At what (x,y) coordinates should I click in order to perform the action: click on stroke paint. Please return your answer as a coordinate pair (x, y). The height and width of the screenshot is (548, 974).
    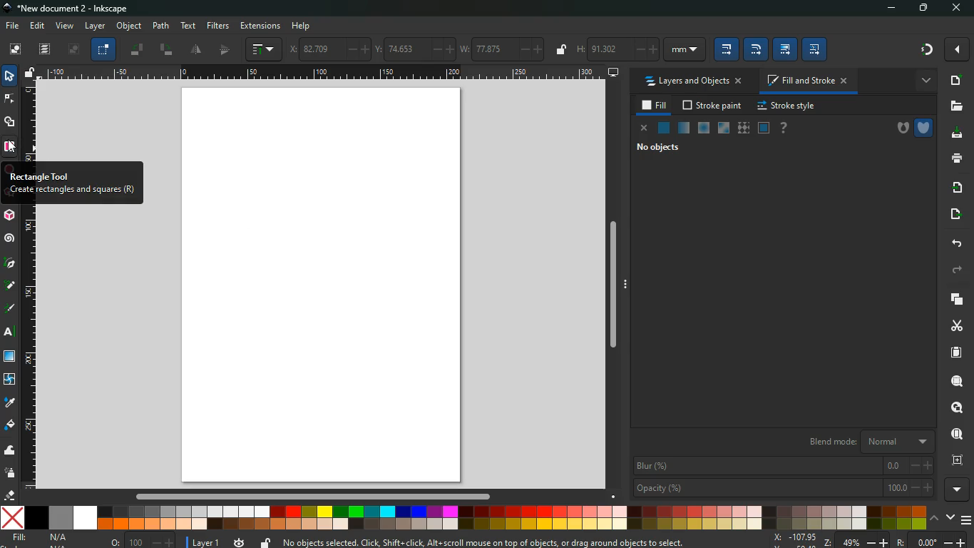
    Looking at the image, I should click on (712, 106).